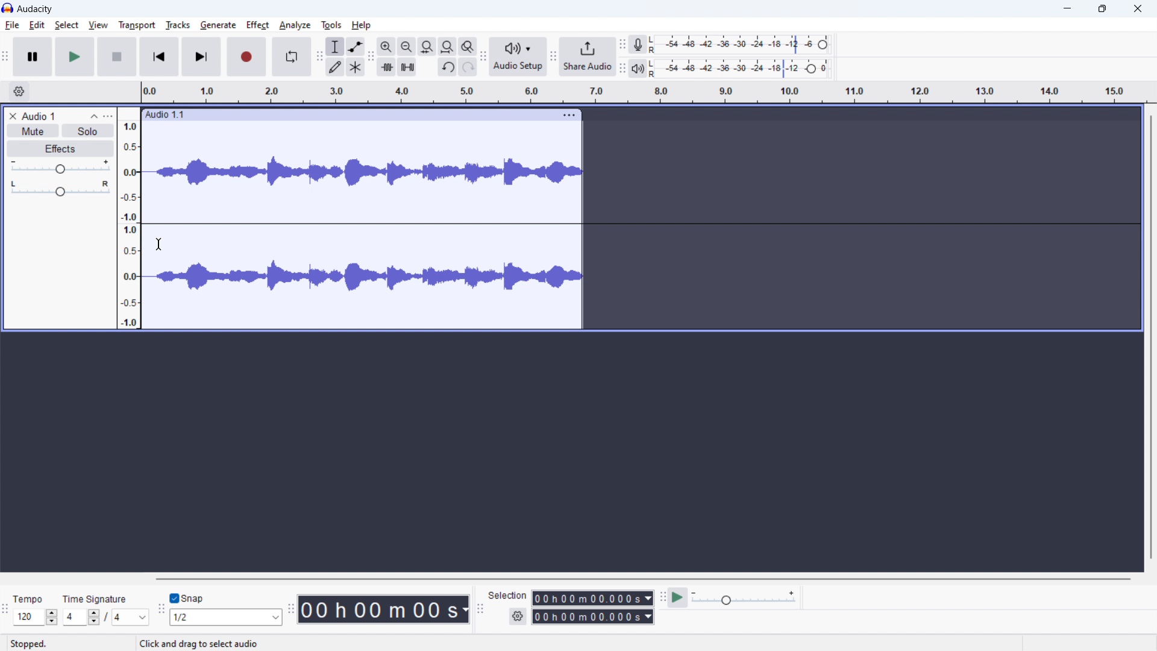  I want to click on increase beats per measure, so click(94, 612).